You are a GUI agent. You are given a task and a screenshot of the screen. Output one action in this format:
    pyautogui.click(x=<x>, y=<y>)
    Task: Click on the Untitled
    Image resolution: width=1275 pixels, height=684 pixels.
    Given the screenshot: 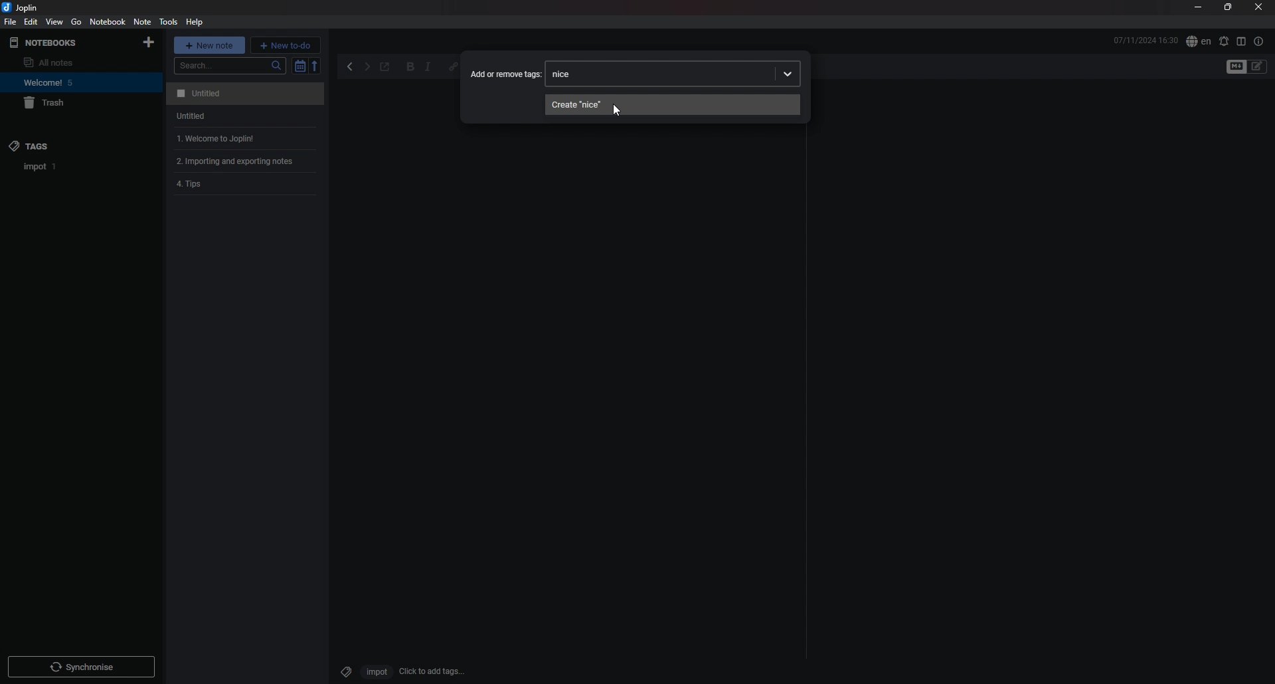 What is the action you would take?
    pyautogui.click(x=187, y=118)
    